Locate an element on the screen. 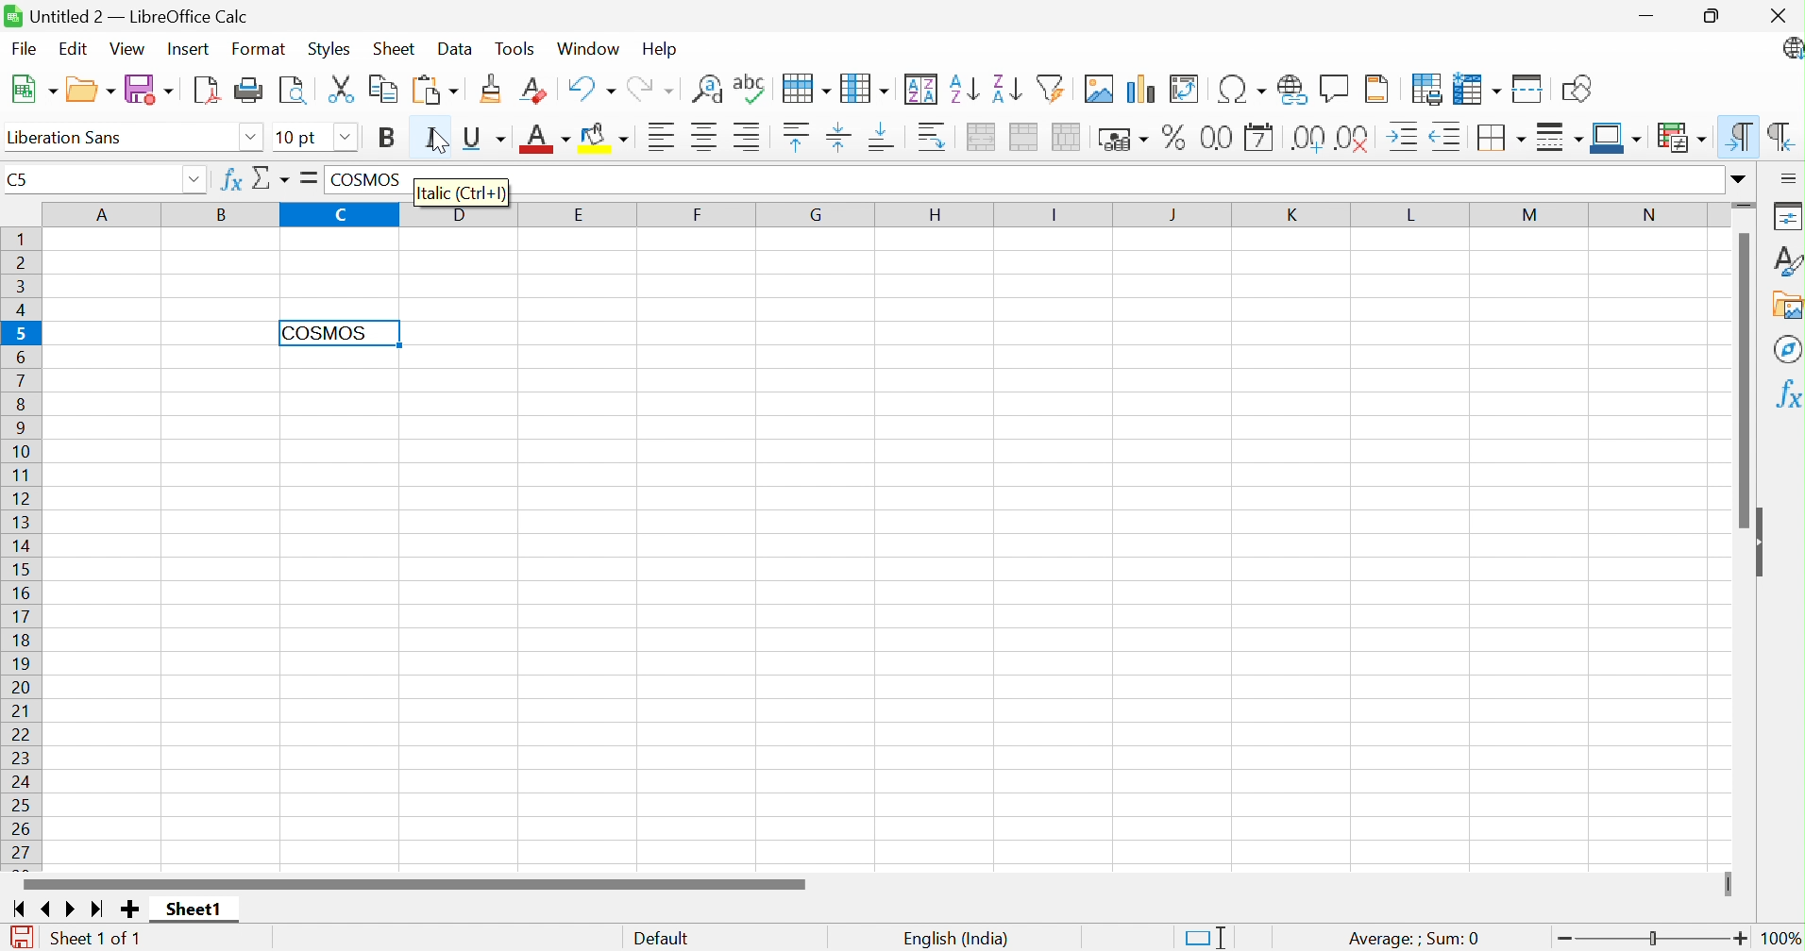 Image resolution: width=1805 pixels, height=951 pixels. Align vertically is located at coordinates (837, 136).